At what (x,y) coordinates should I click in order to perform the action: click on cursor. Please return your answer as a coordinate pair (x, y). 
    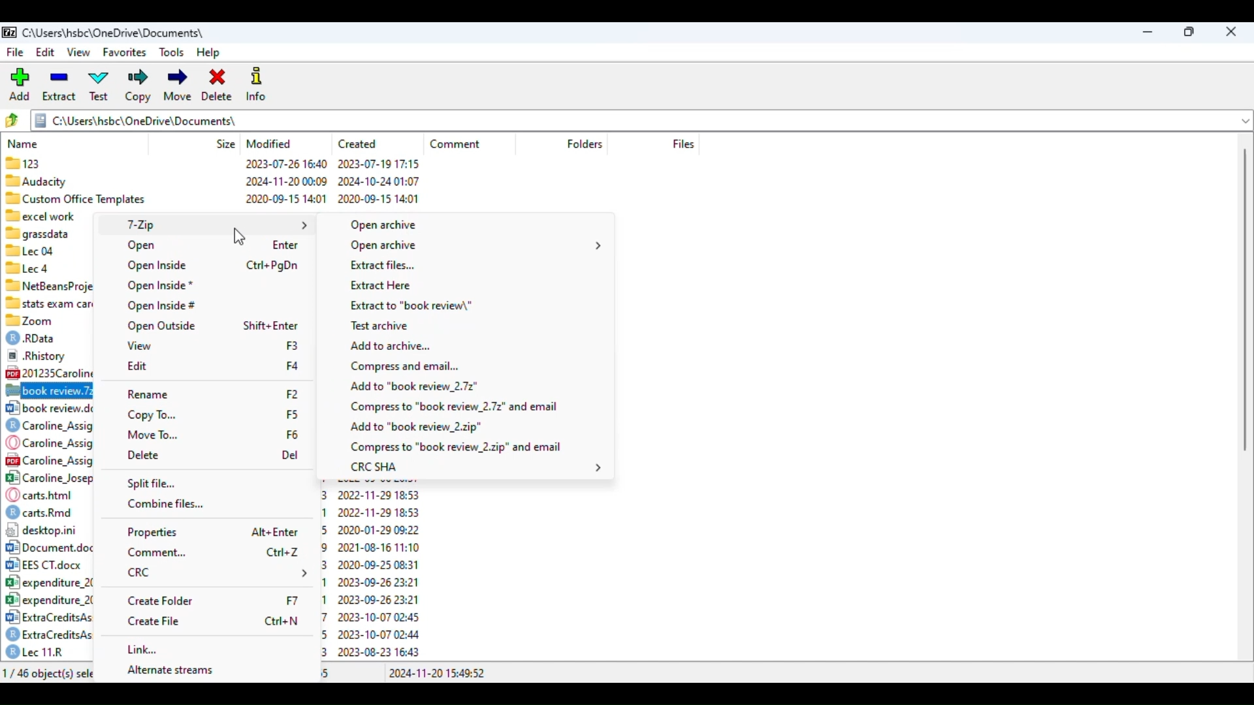
    Looking at the image, I should click on (240, 236).